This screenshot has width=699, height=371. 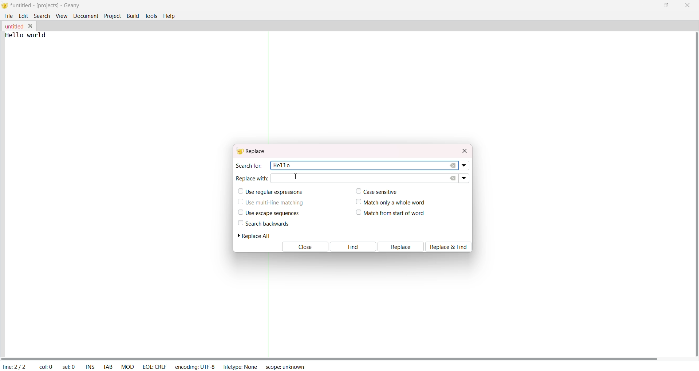 What do you see at coordinates (9, 15) in the screenshot?
I see `file` at bounding box center [9, 15].